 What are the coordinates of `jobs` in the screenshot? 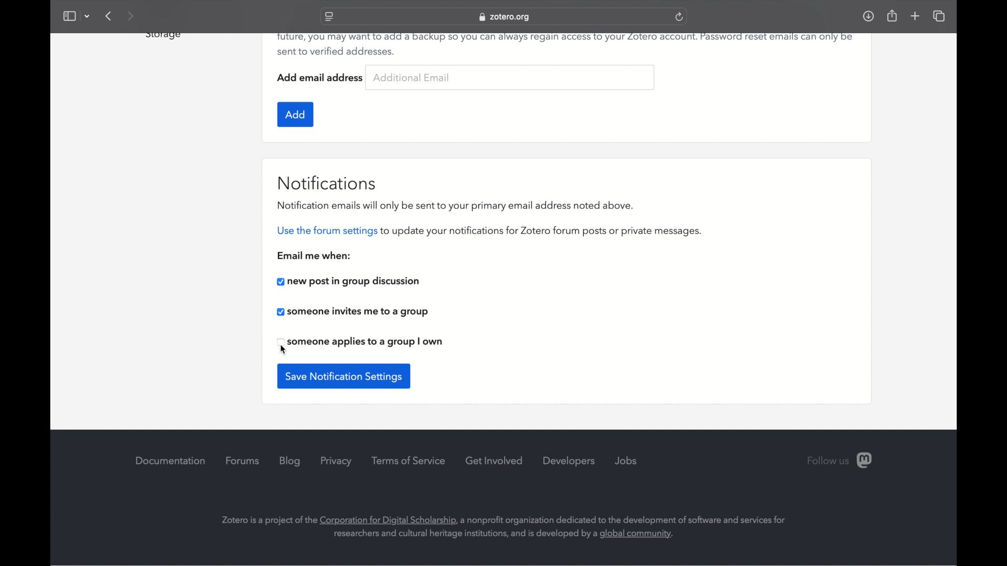 It's located at (626, 460).